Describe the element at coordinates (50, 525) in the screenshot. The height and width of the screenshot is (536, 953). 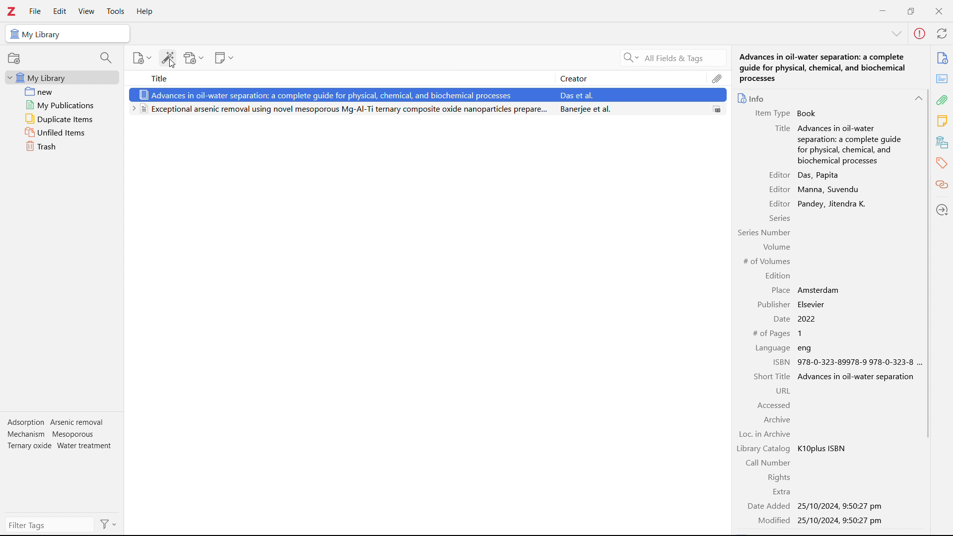
I see `filter tags` at that location.